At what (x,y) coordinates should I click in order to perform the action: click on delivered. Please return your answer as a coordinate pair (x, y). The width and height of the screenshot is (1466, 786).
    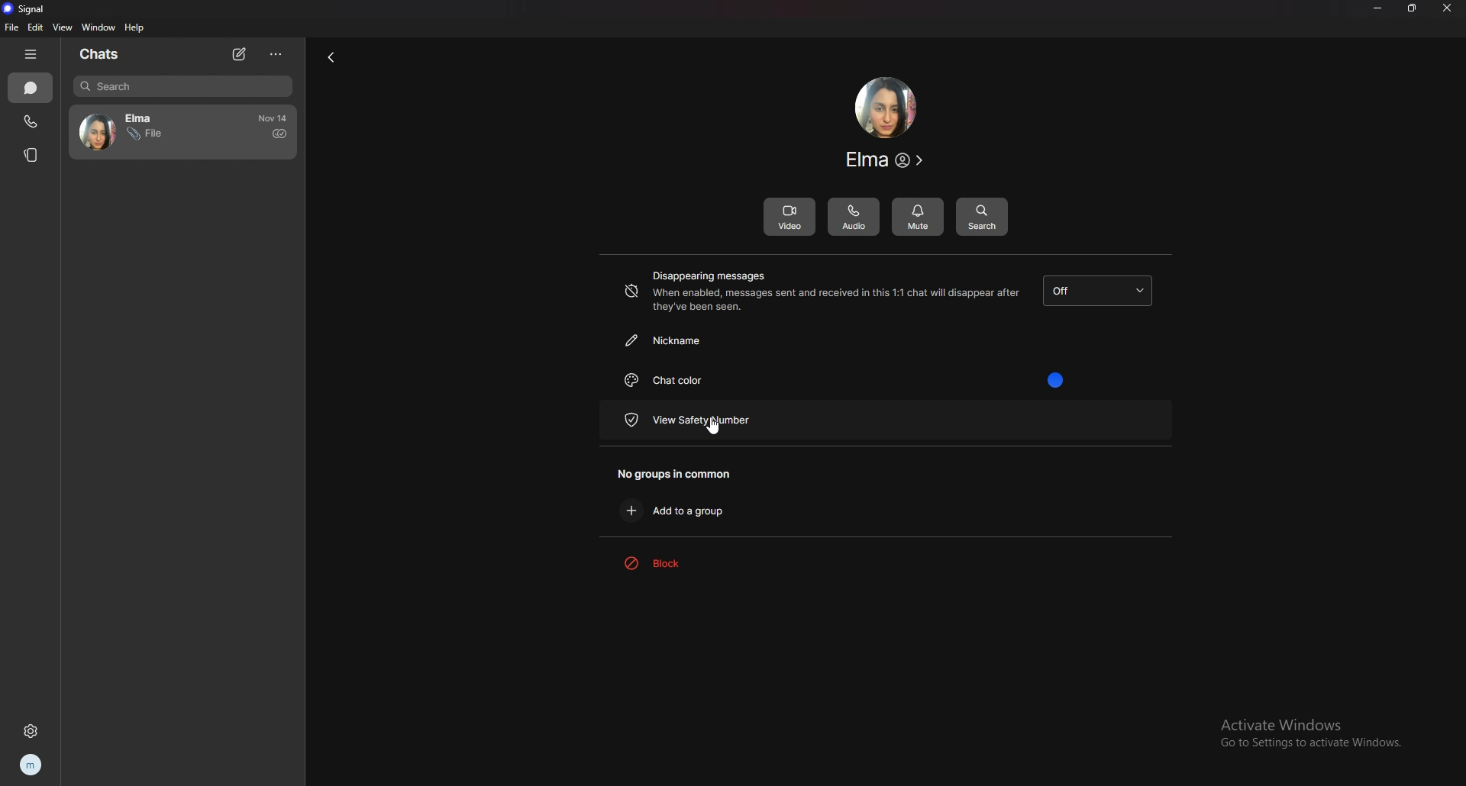
    Looking at the image, I should click on (279, 134).